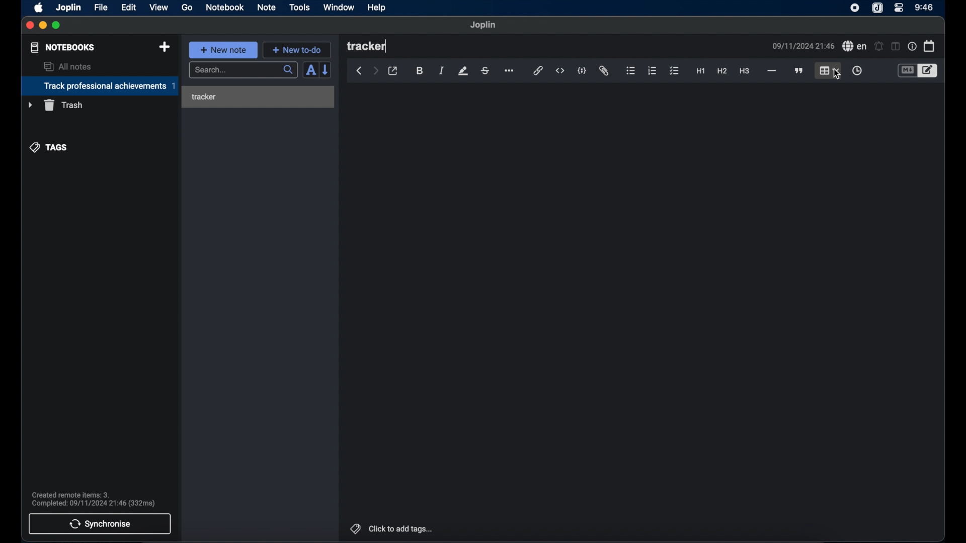 The image size is (966, 543). I want to click on file, so click(101, 7).